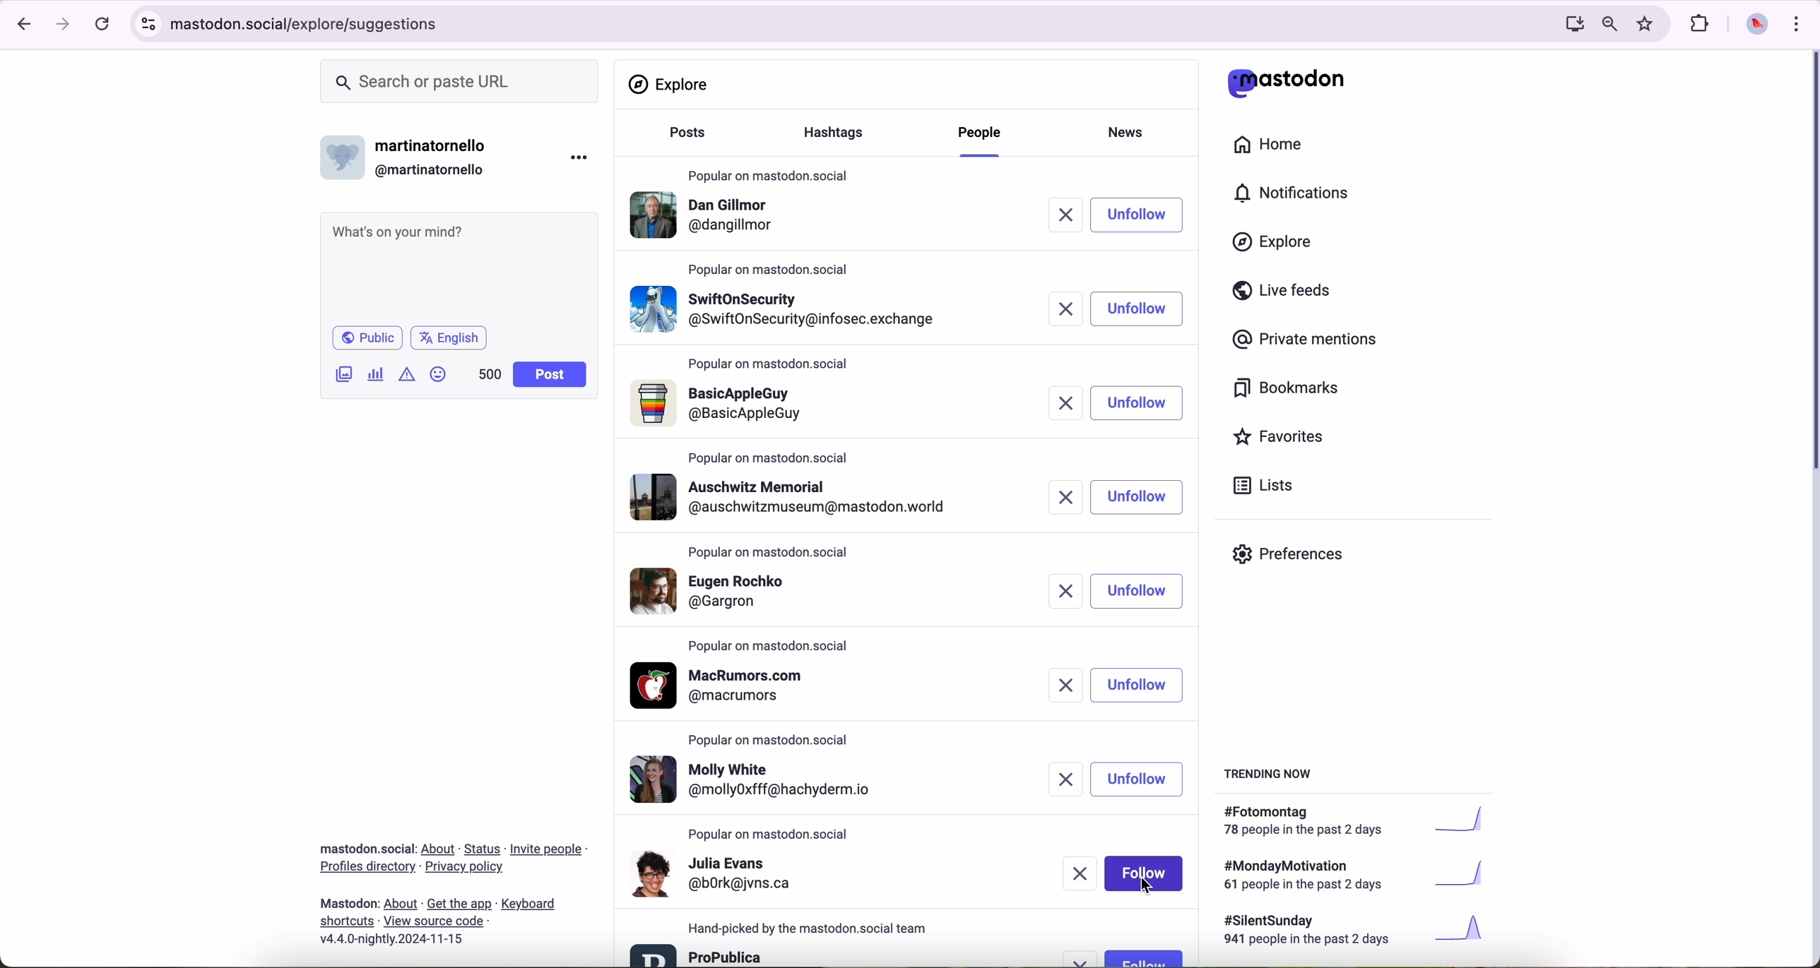 The image size is (1820, 968). I want to click on click on explore button, so click(1276, 249).